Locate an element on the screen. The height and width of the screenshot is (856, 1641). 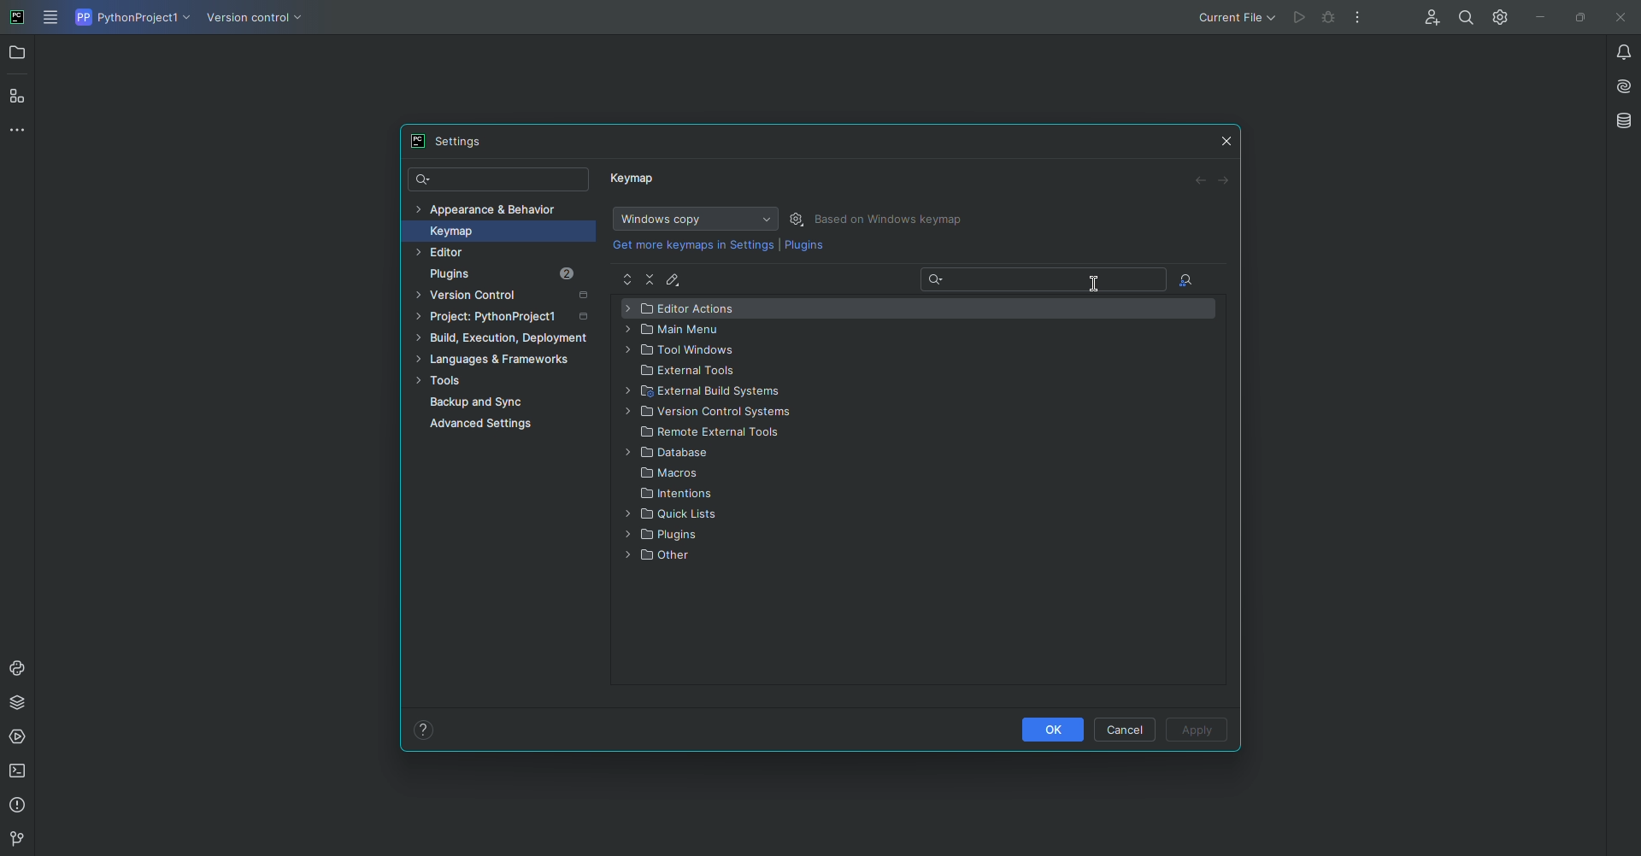
Project is located at coordinates (505, 320).